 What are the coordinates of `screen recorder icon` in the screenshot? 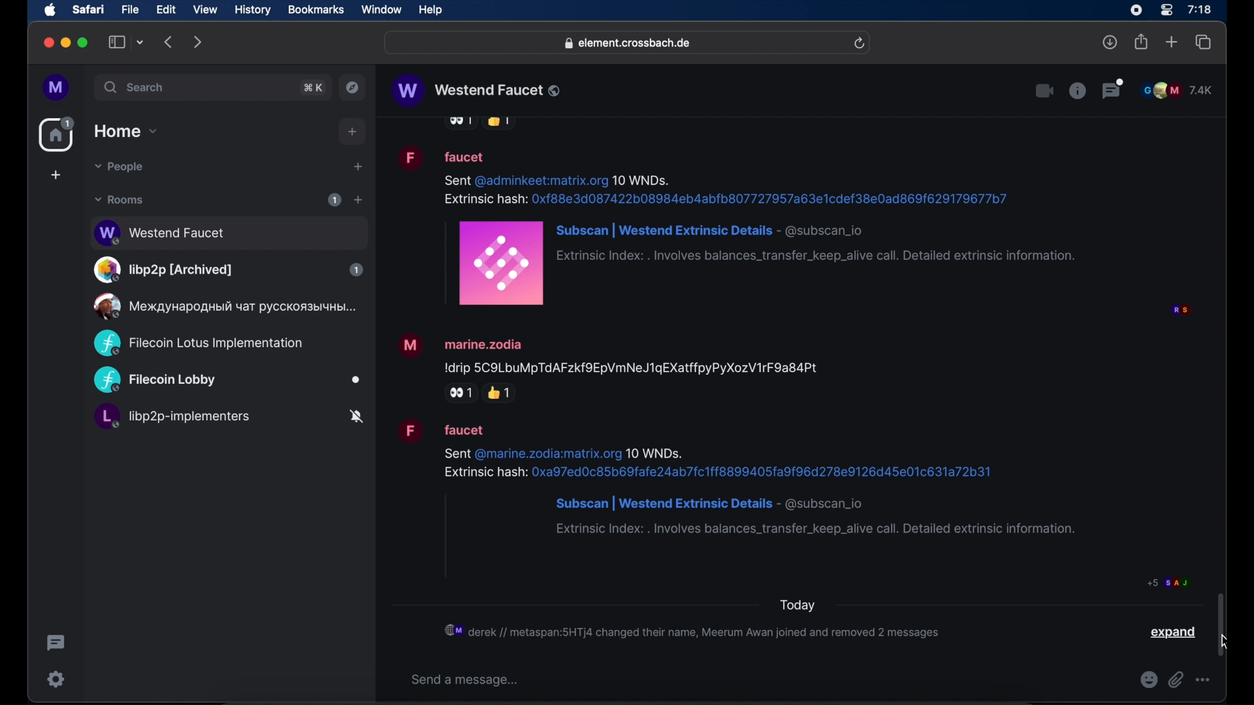 It's located at (1136, 10).